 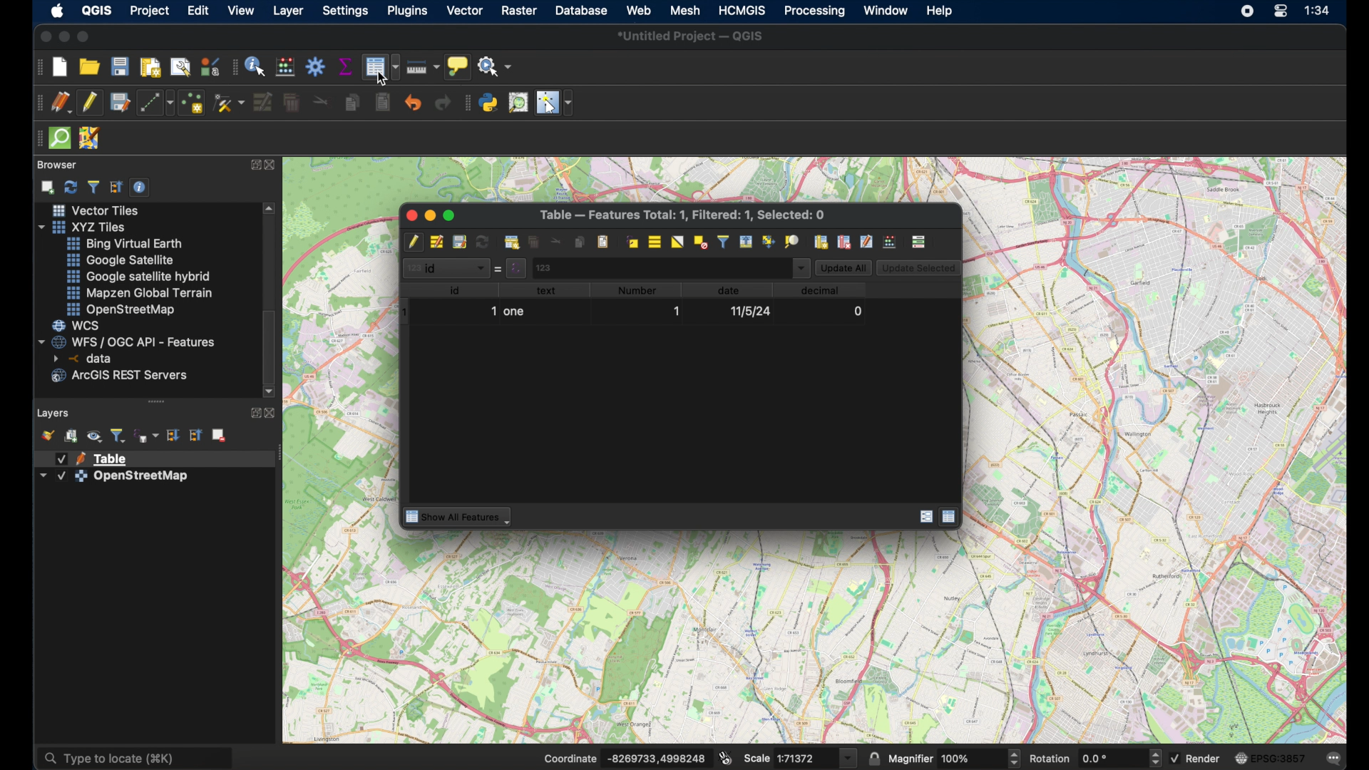 What do you see at coordinates (677, 242) in the screenshot?
I see `invert selection` at bounding box center [677, 242].